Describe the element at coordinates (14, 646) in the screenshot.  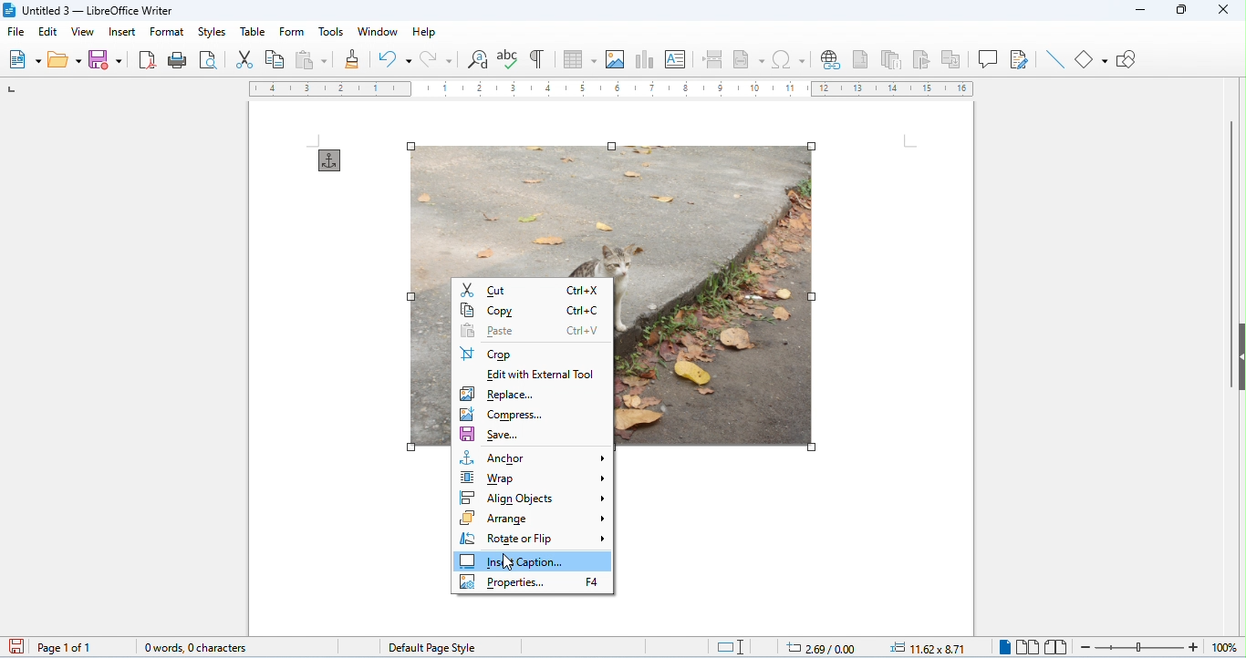
I see `save` at that location.